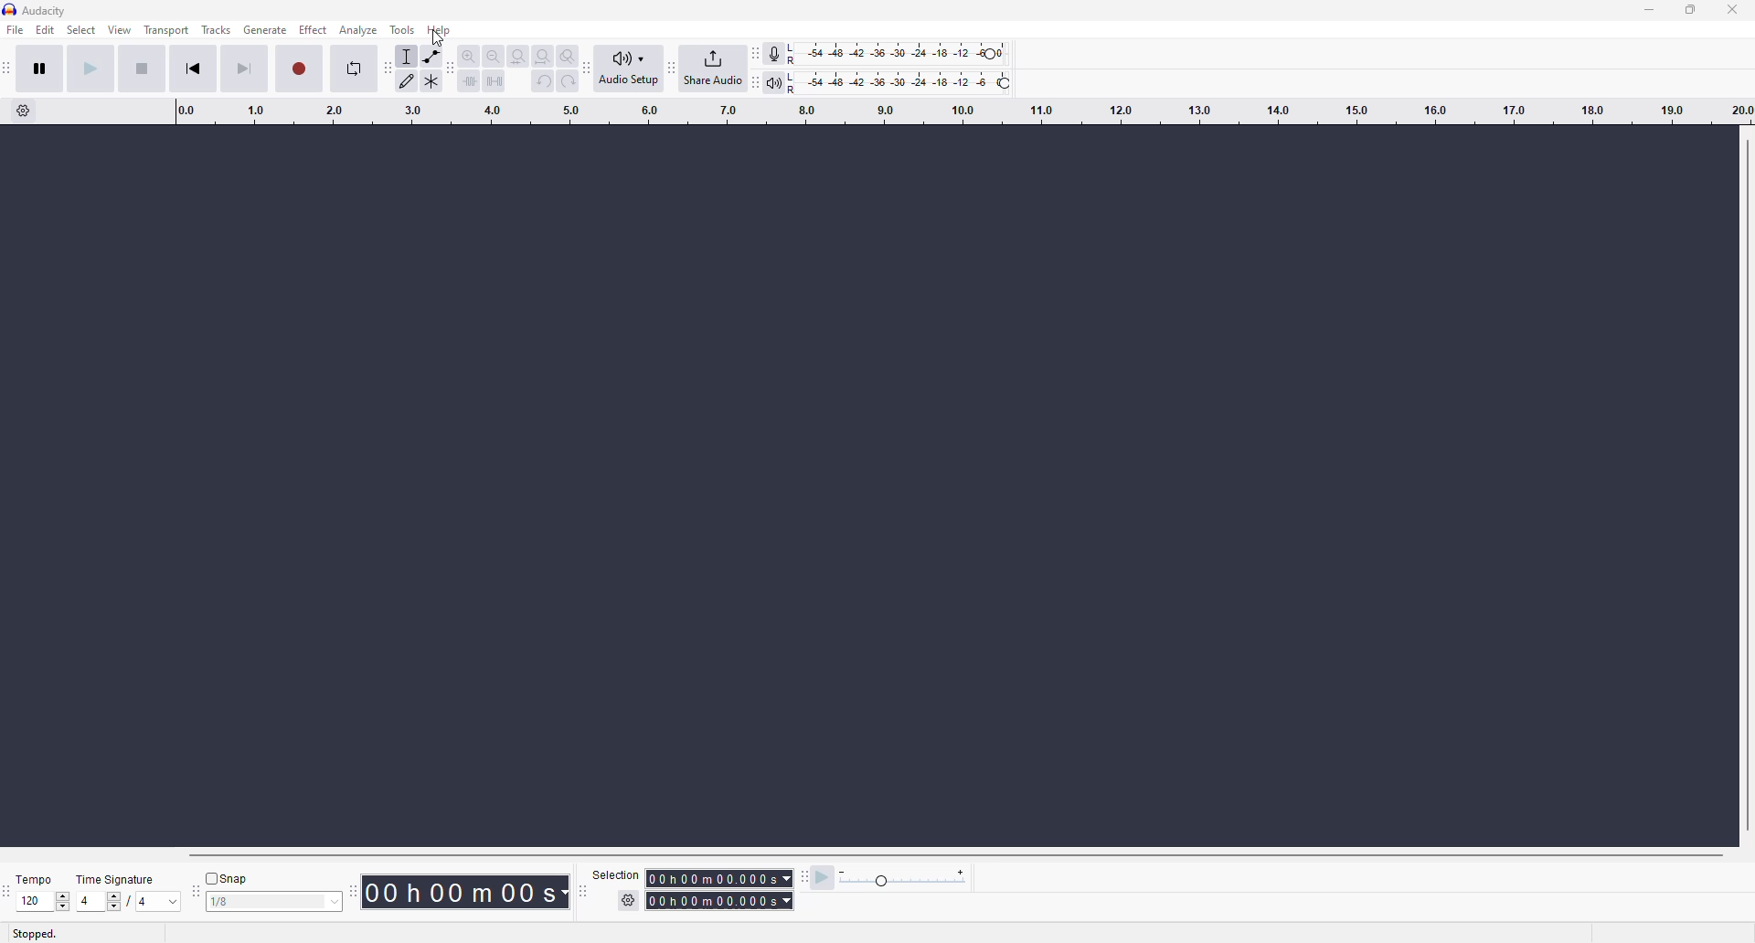  I want to click on tracks, so click(218, 32).